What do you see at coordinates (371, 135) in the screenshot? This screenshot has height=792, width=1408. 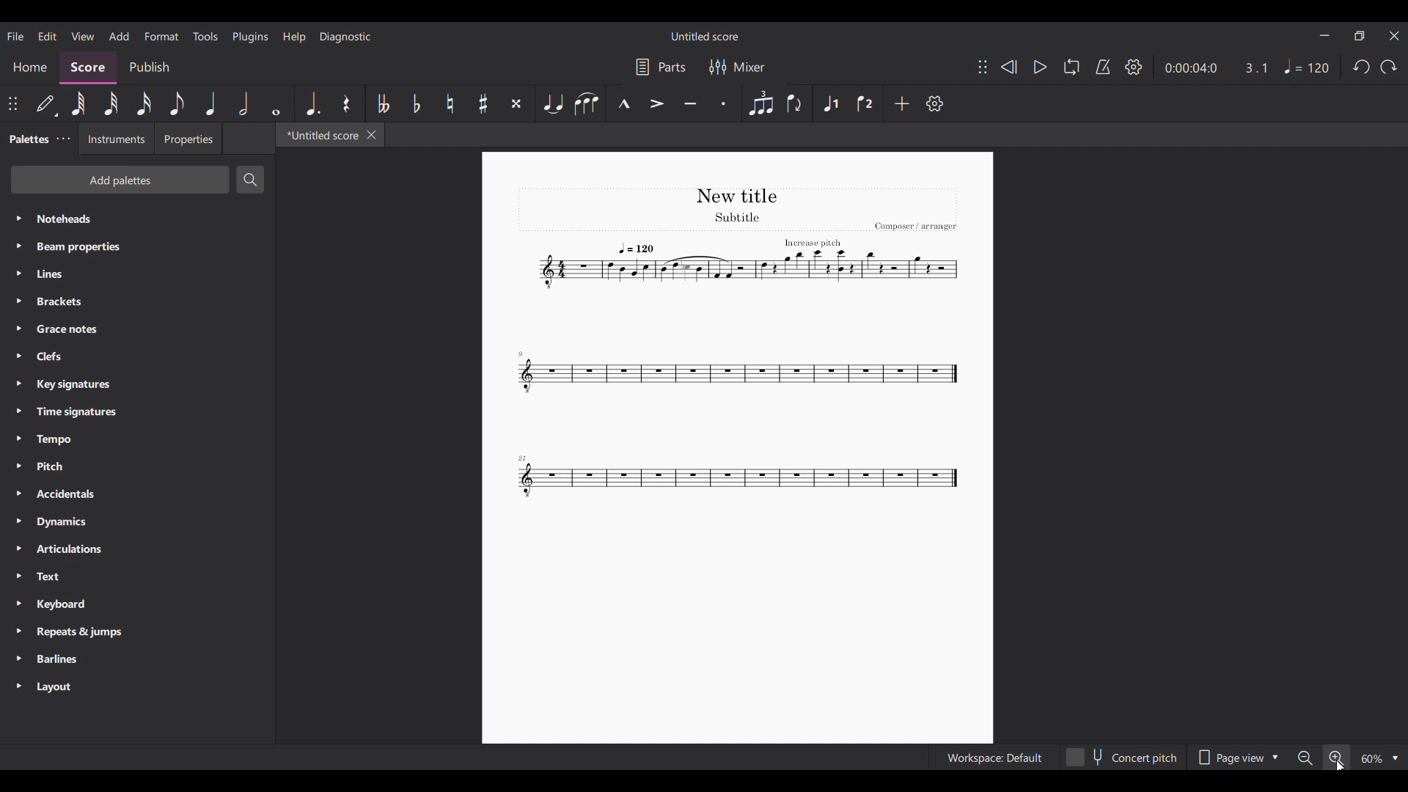 I see `Close tab` at bounding box center [371, 135].